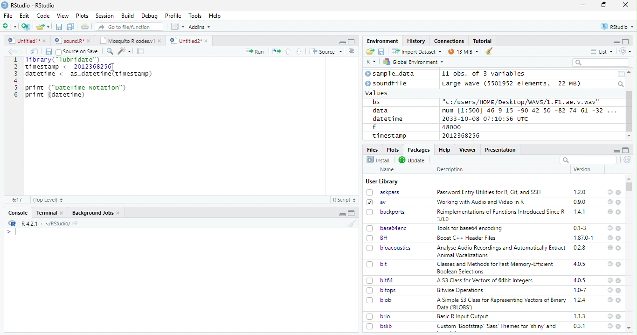 This screenshot has height=335, width=637. Describe the element at coordinates (618, 27) in the screenshot. I see `RStudio` at that location.